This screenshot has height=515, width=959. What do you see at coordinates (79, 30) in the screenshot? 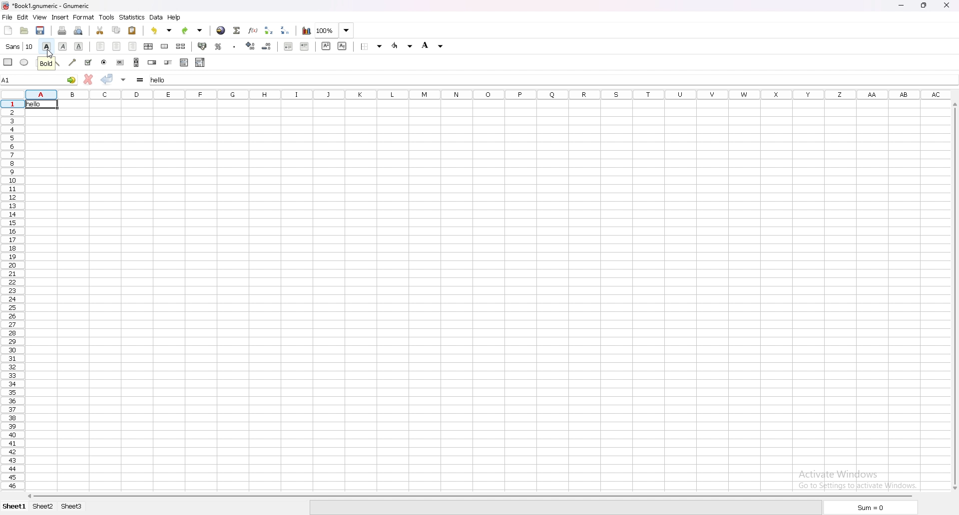
I see `print preview` at bounding box center [79, 30].